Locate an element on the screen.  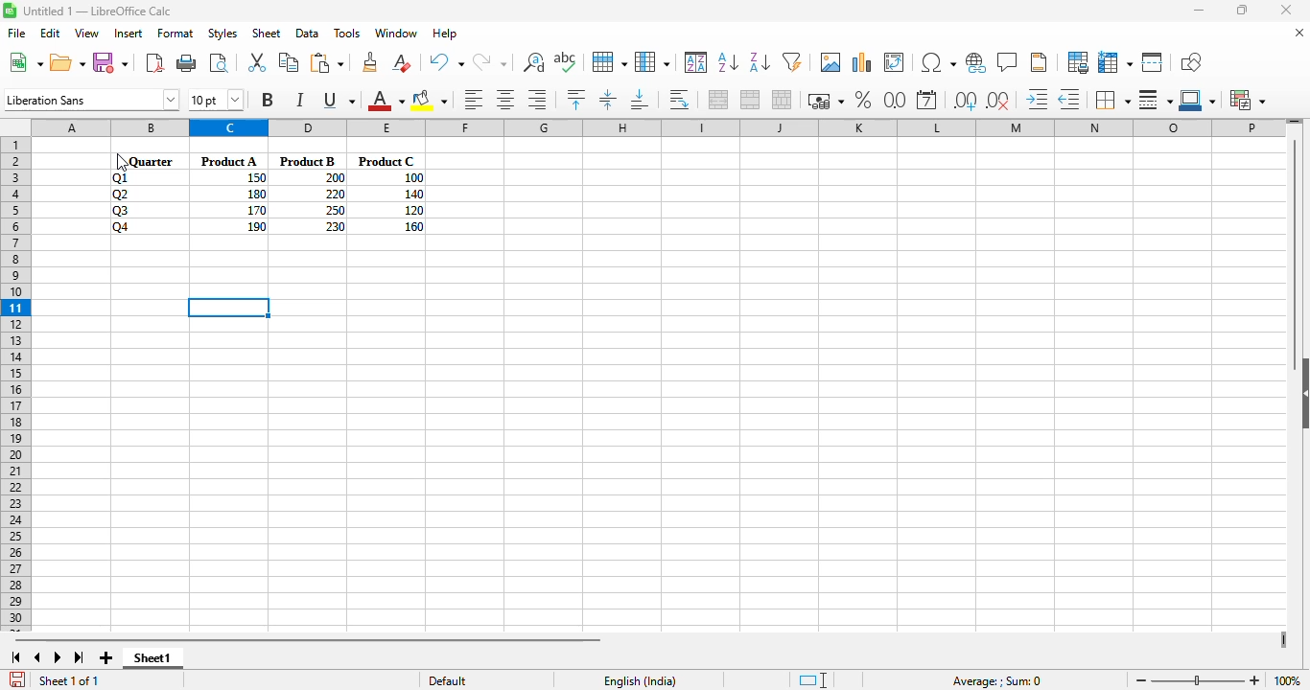
Vertical slide bar is located at coordinates (1295, 244).